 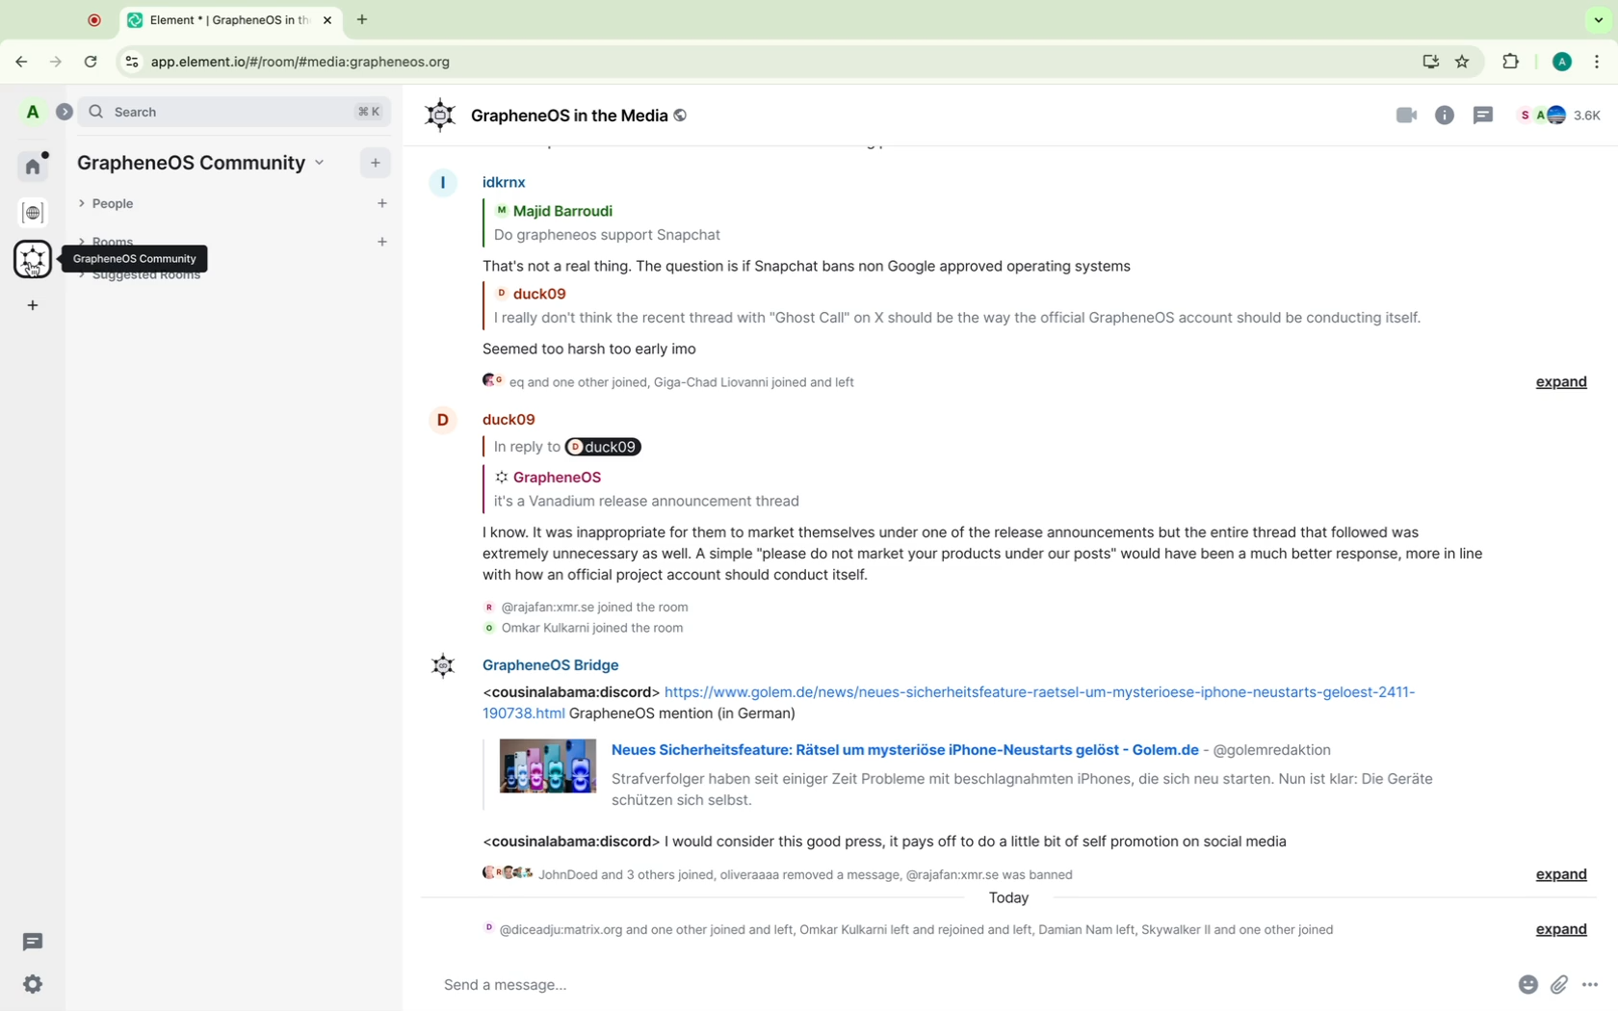 I want to click on expand, so click(x=1563, y=874).